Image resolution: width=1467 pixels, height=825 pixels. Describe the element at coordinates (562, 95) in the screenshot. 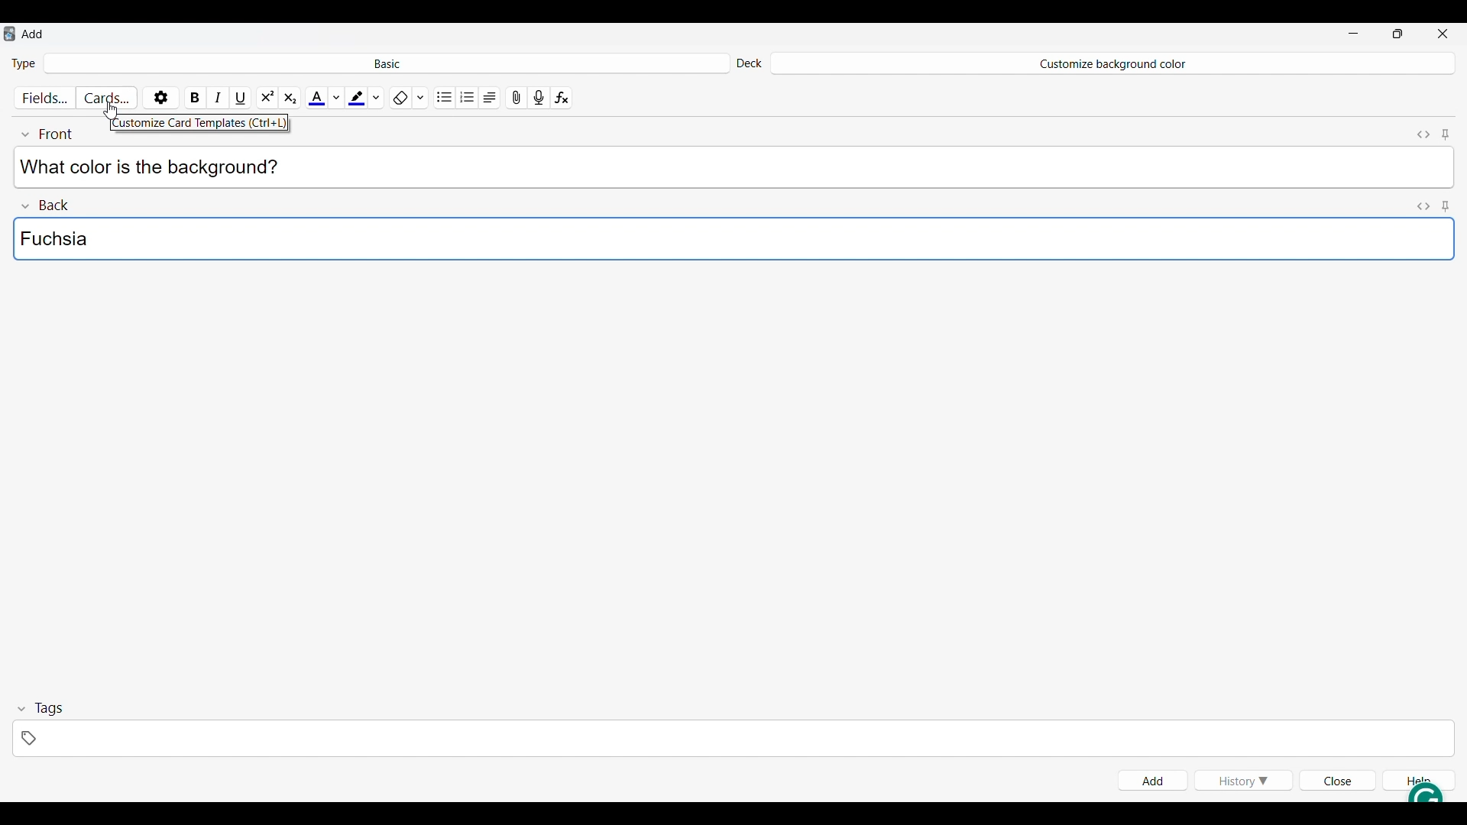

I see `Equations` at that location.